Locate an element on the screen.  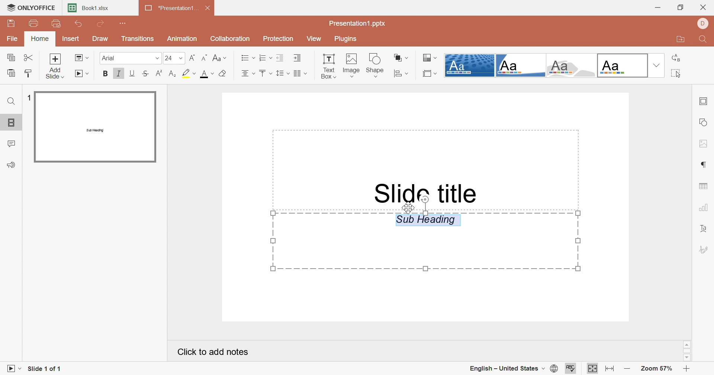
English - United States is located at coordinates (506, 368).